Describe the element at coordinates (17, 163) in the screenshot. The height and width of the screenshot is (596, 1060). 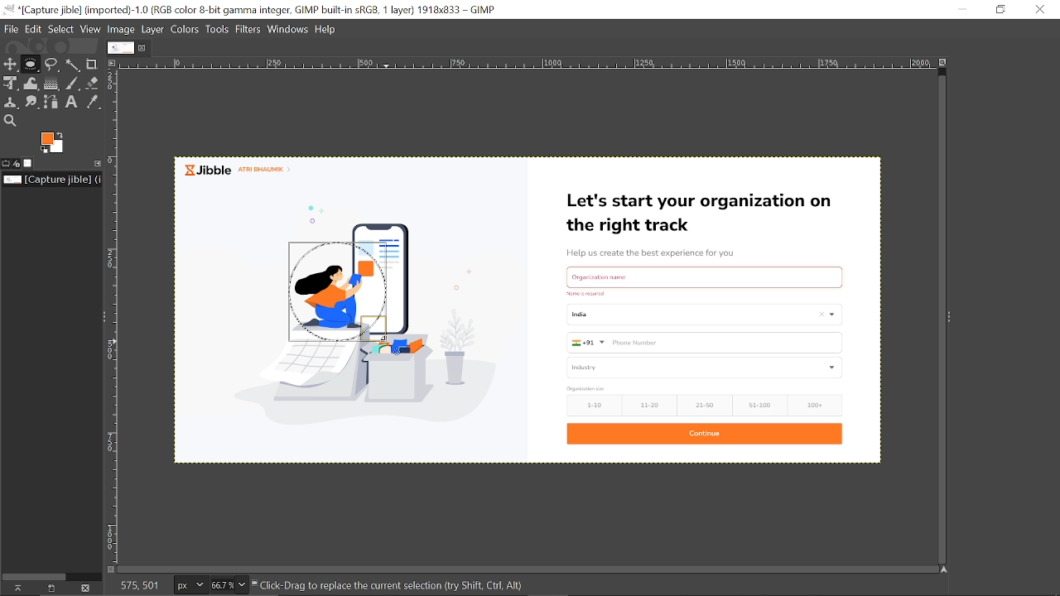
I see `Device status` at that location.